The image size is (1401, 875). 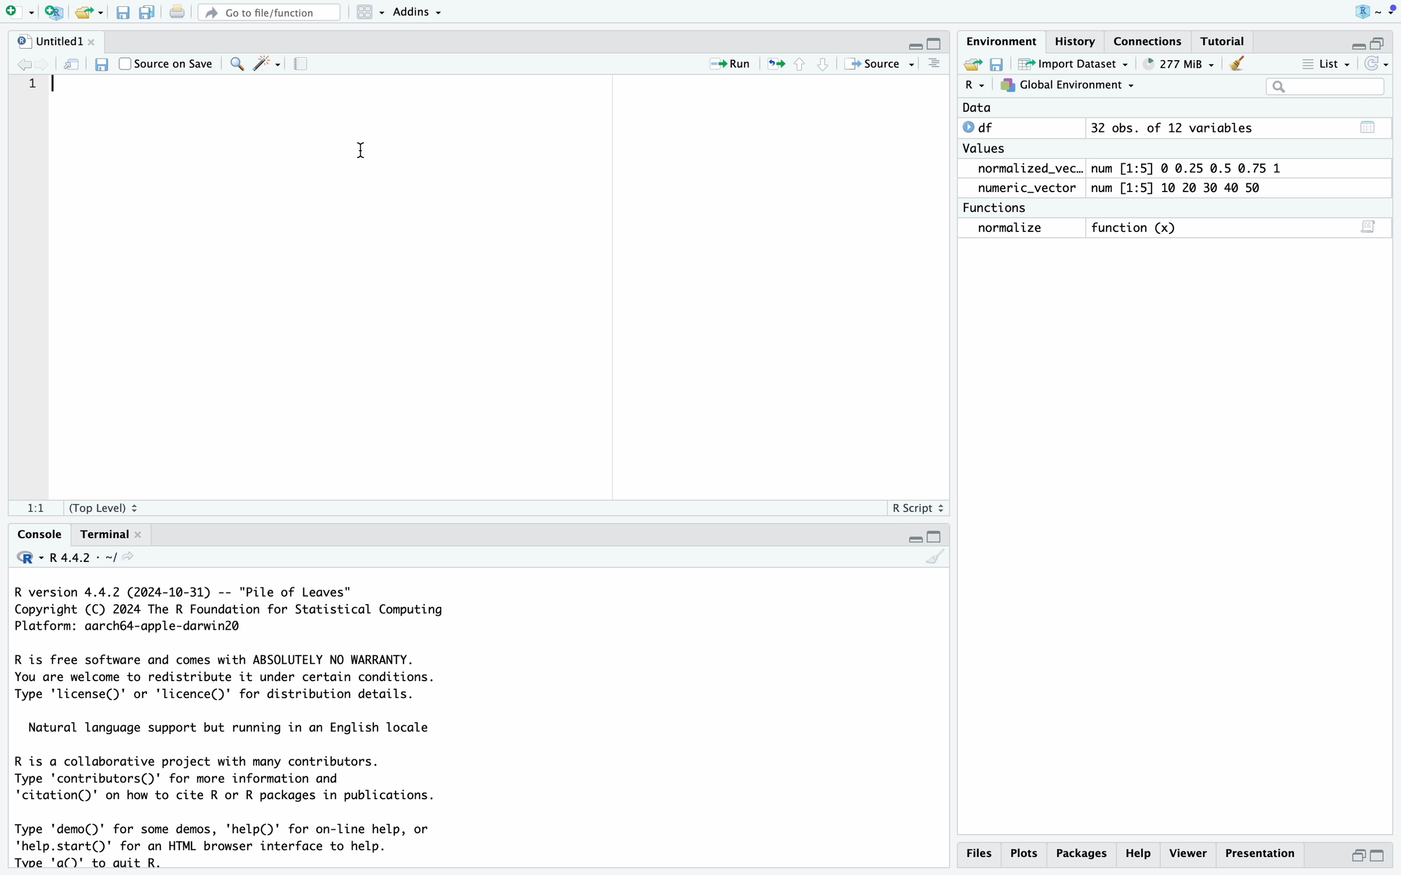 I want to click on packages, so click(x=1084, y=851).